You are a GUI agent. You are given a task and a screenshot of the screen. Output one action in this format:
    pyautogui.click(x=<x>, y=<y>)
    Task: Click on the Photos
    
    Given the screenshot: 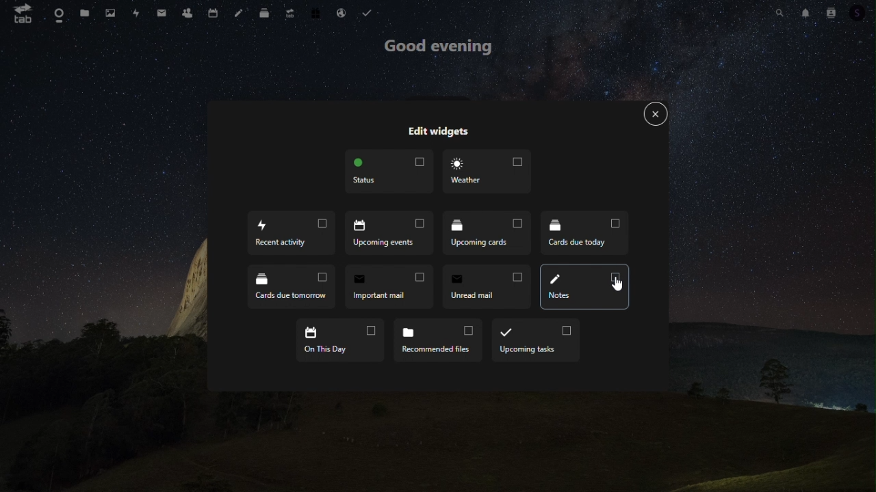 What is the action you would take?
    pyautogui.click(x=110, y=12)
    